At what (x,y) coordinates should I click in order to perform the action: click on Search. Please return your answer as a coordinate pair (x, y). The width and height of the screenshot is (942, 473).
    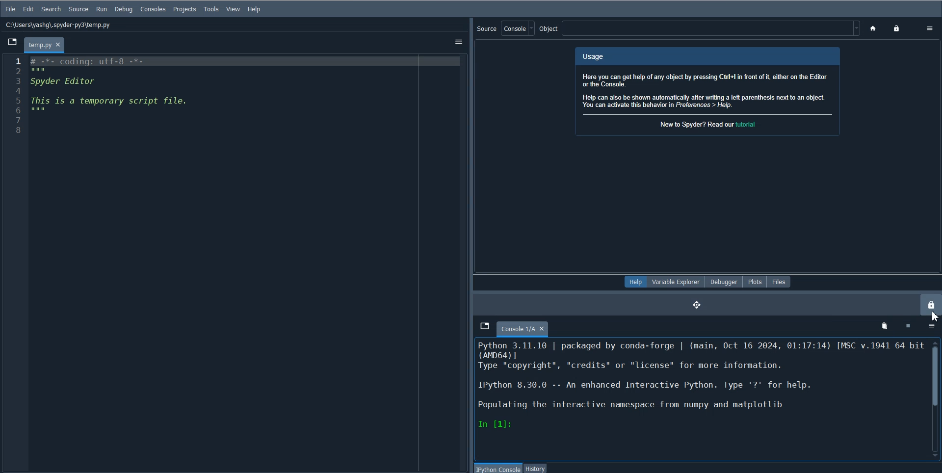
    Looking at the image, I should click on (51, 9).